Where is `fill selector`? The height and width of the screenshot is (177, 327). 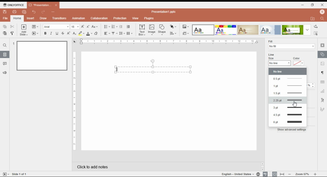 fill selector is located at coordinates (292, 46).